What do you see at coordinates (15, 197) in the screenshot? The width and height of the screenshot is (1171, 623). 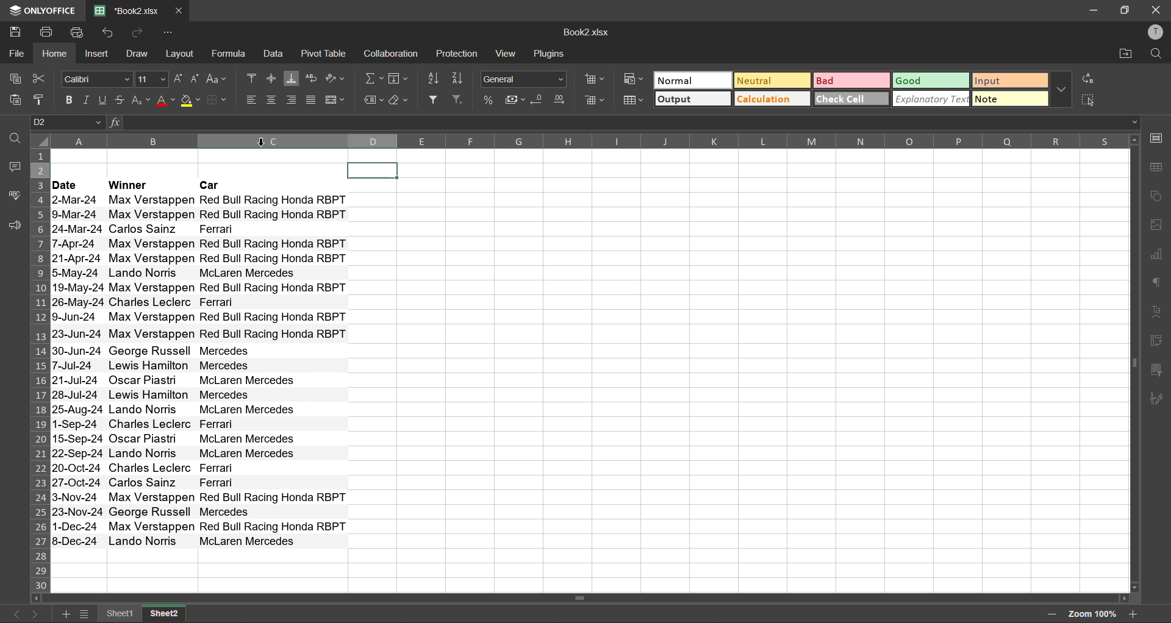 I see `spellcheck` at bounding box center [15, 197].